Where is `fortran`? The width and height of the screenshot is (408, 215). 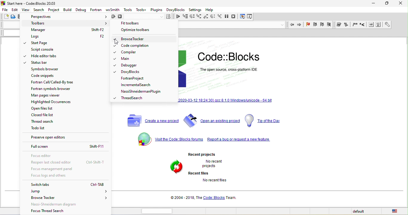 fortran is located at coordinates (95, 10).